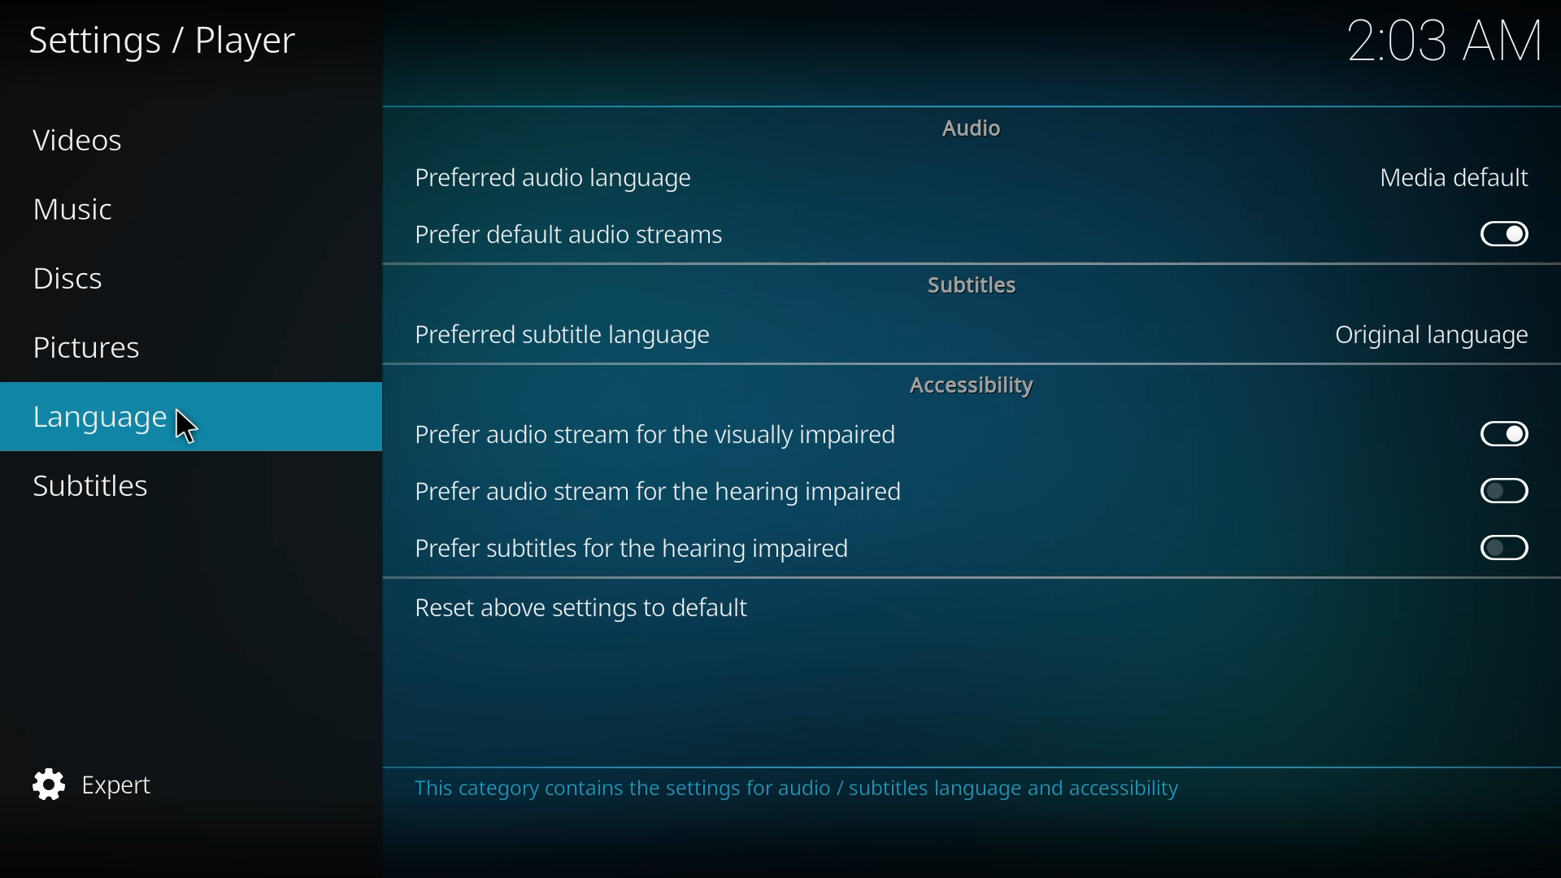 This screenshot has width=1561, height=878. What do you see at coordinates (76, 211) in the screenshot?
I see `music` at bounding box center [76, 211].